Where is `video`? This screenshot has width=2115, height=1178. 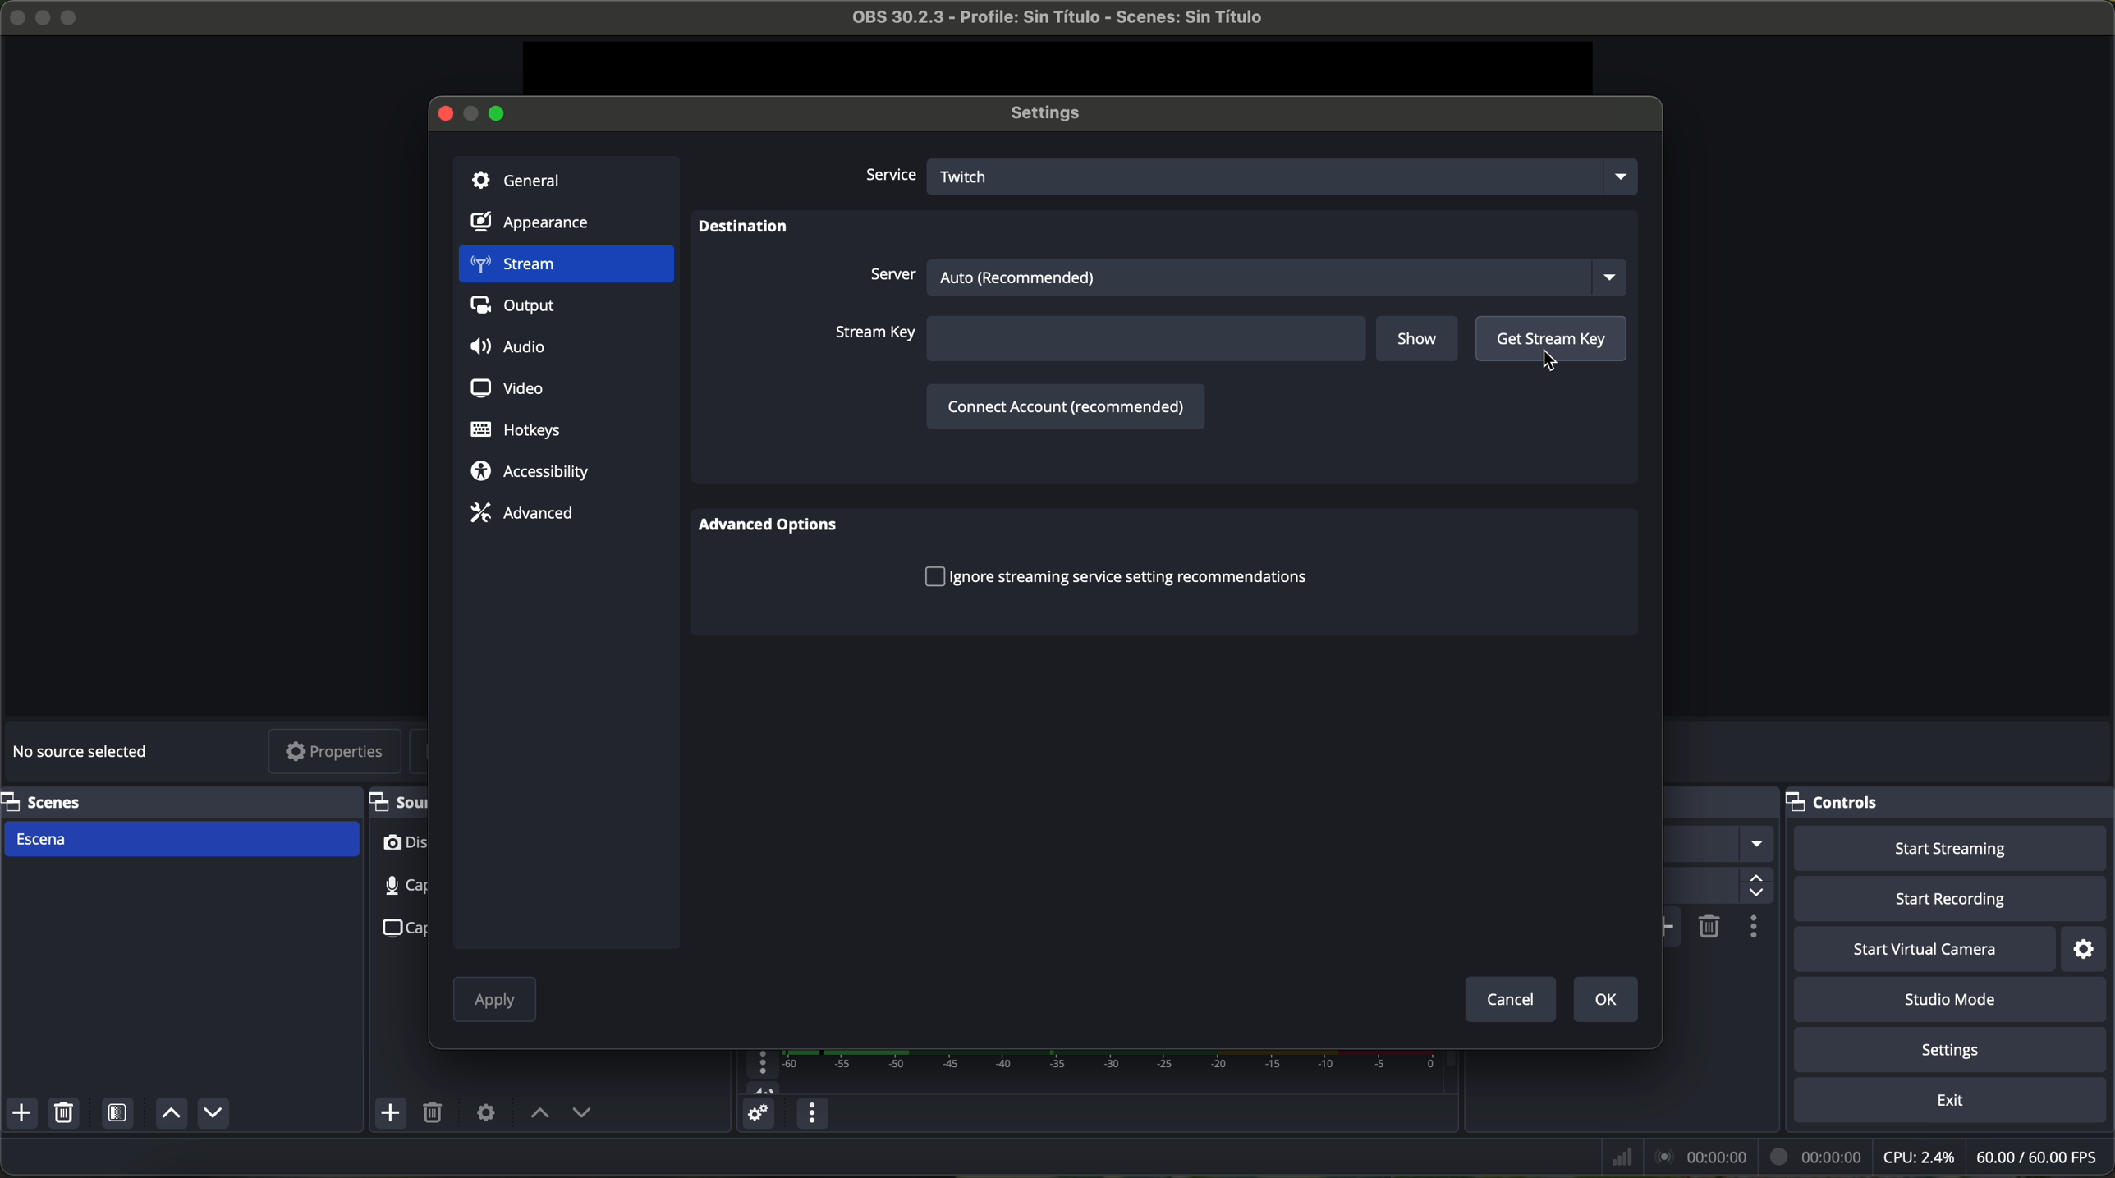 video is located at coordinates (504, 386).